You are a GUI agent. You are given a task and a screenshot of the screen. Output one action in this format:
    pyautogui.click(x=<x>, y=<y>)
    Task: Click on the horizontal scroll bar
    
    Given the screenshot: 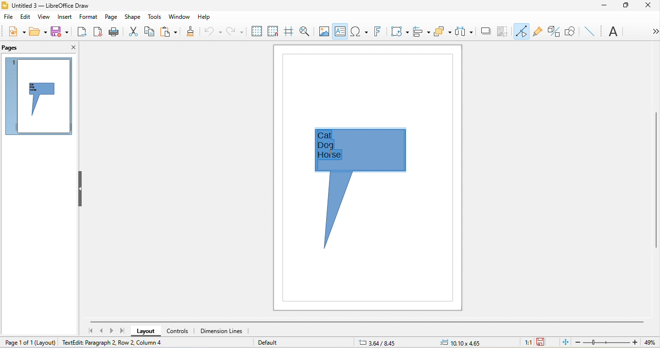 What is the action you would take?
    pyautogui.click(x=368, y=321)
    